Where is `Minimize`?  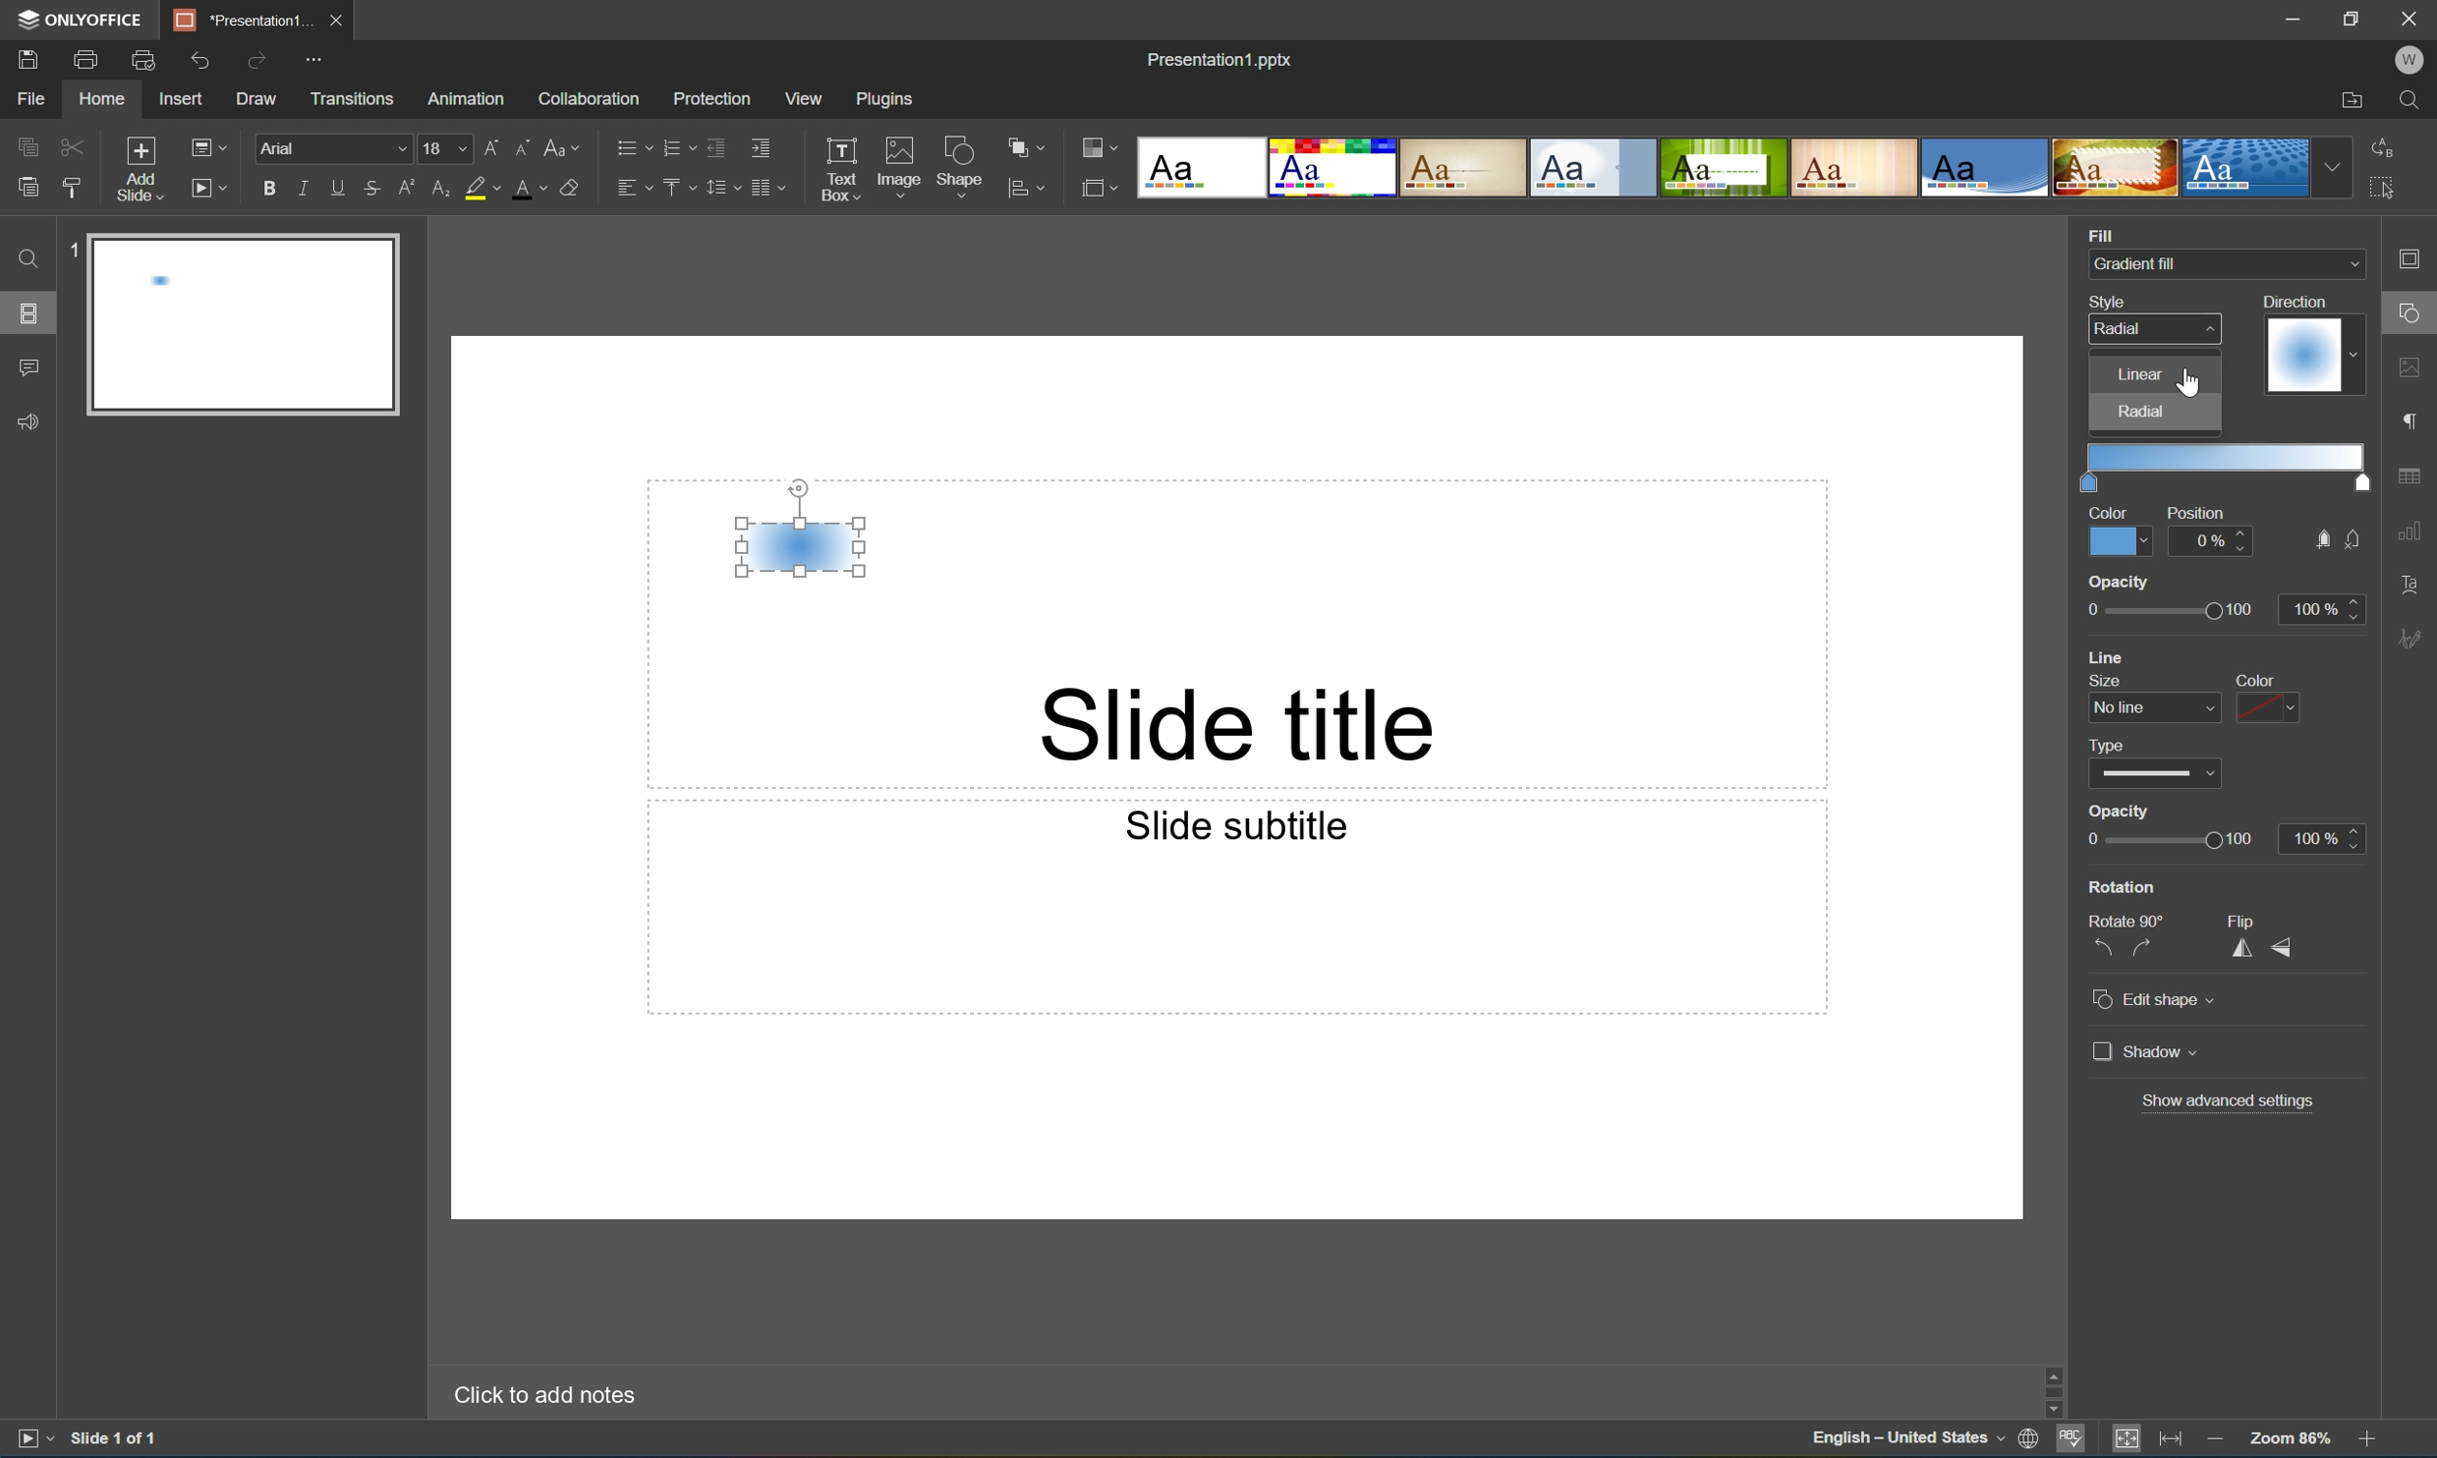 Minimize is located at coordinates (2300, 19).